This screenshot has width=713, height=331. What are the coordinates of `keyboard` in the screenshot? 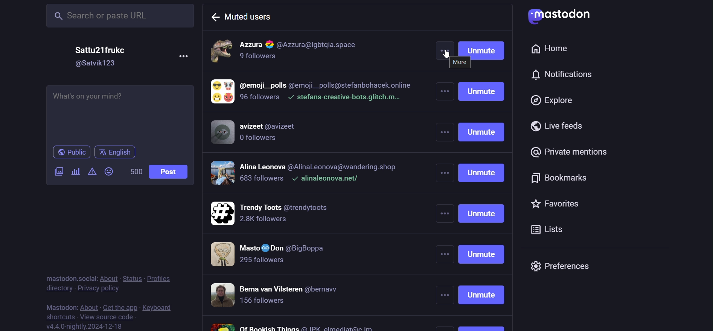 It's located at (162, 307).